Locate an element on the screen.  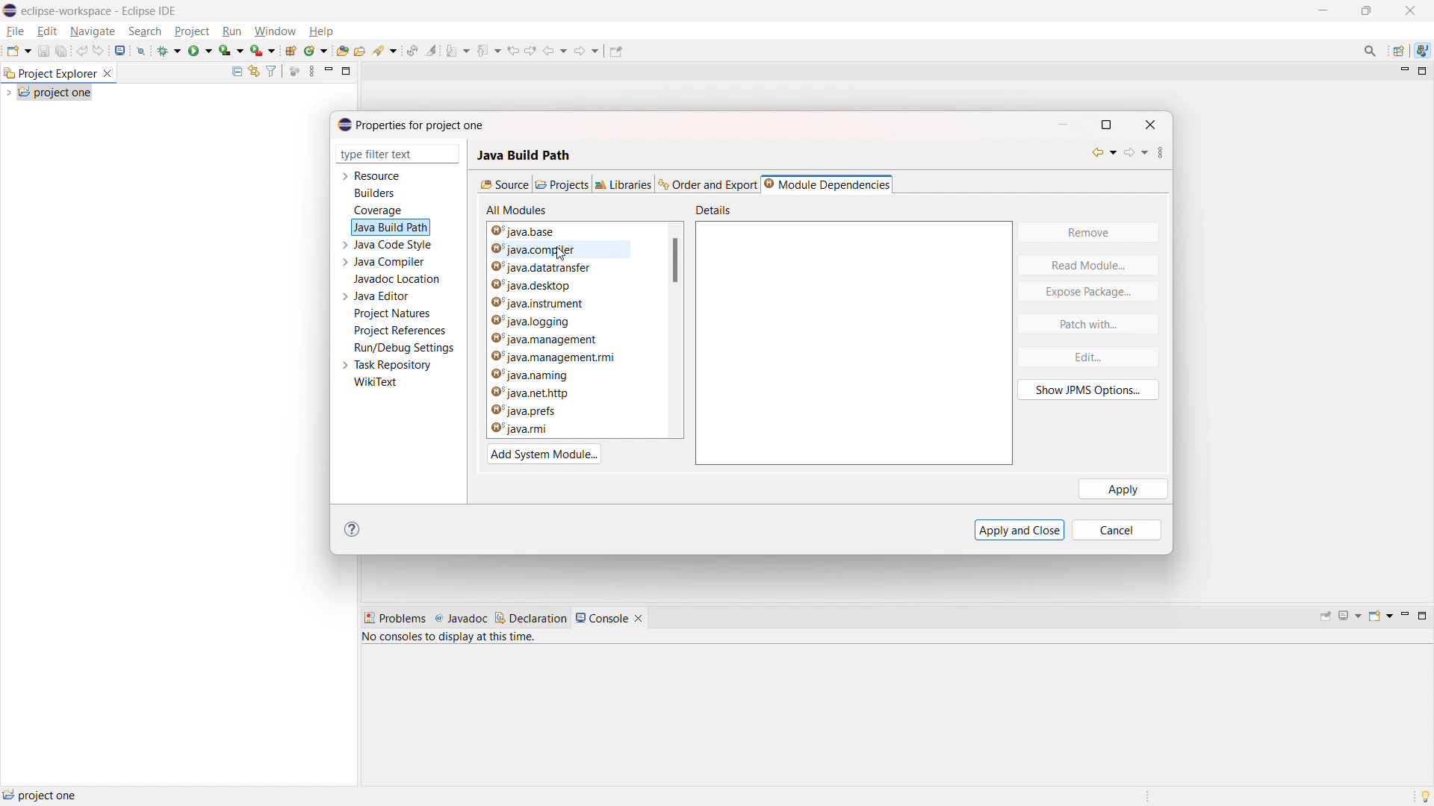
undo is located at coordinates (81, 50).